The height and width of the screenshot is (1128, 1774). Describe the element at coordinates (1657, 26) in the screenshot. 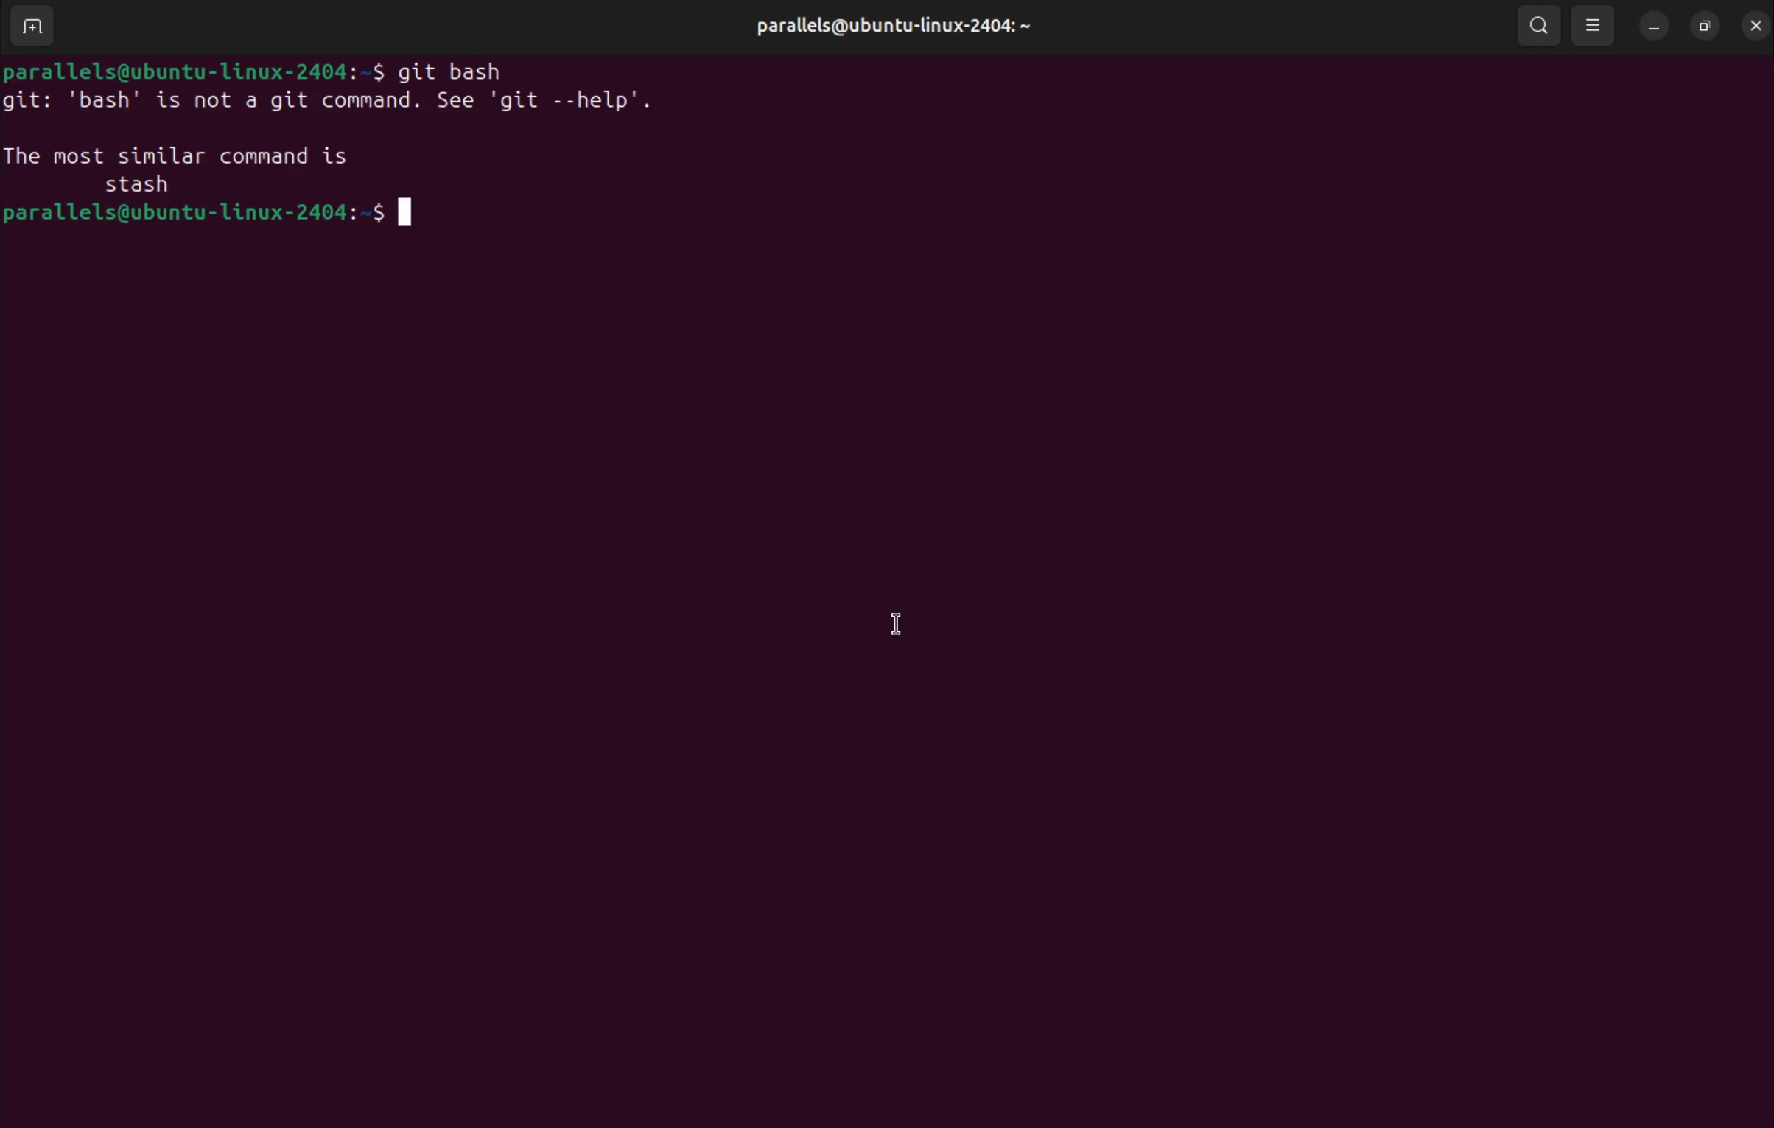

I see `minimize` at that location.